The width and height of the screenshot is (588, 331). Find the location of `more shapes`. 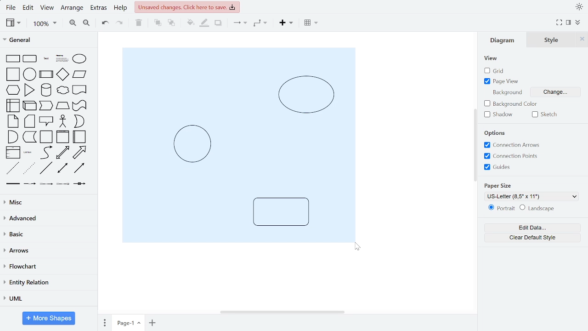

more shapes is located at coordinates (50, 318).